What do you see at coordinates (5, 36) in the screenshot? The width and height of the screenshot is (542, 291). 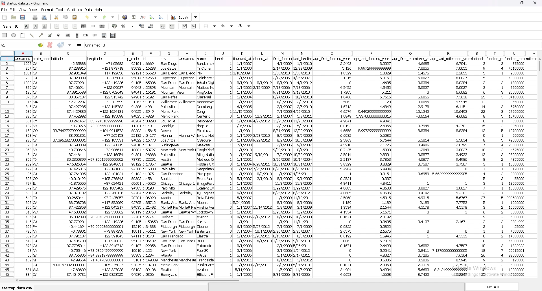 I see `frame` at bounding box center [5, 36].